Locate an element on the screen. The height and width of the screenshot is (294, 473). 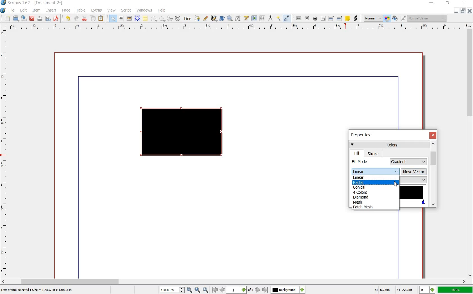
fill mode is located at coordinates (369, 161).